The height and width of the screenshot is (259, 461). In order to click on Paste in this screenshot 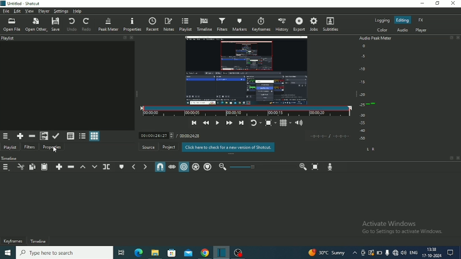, I will do `click(44, 167)`.